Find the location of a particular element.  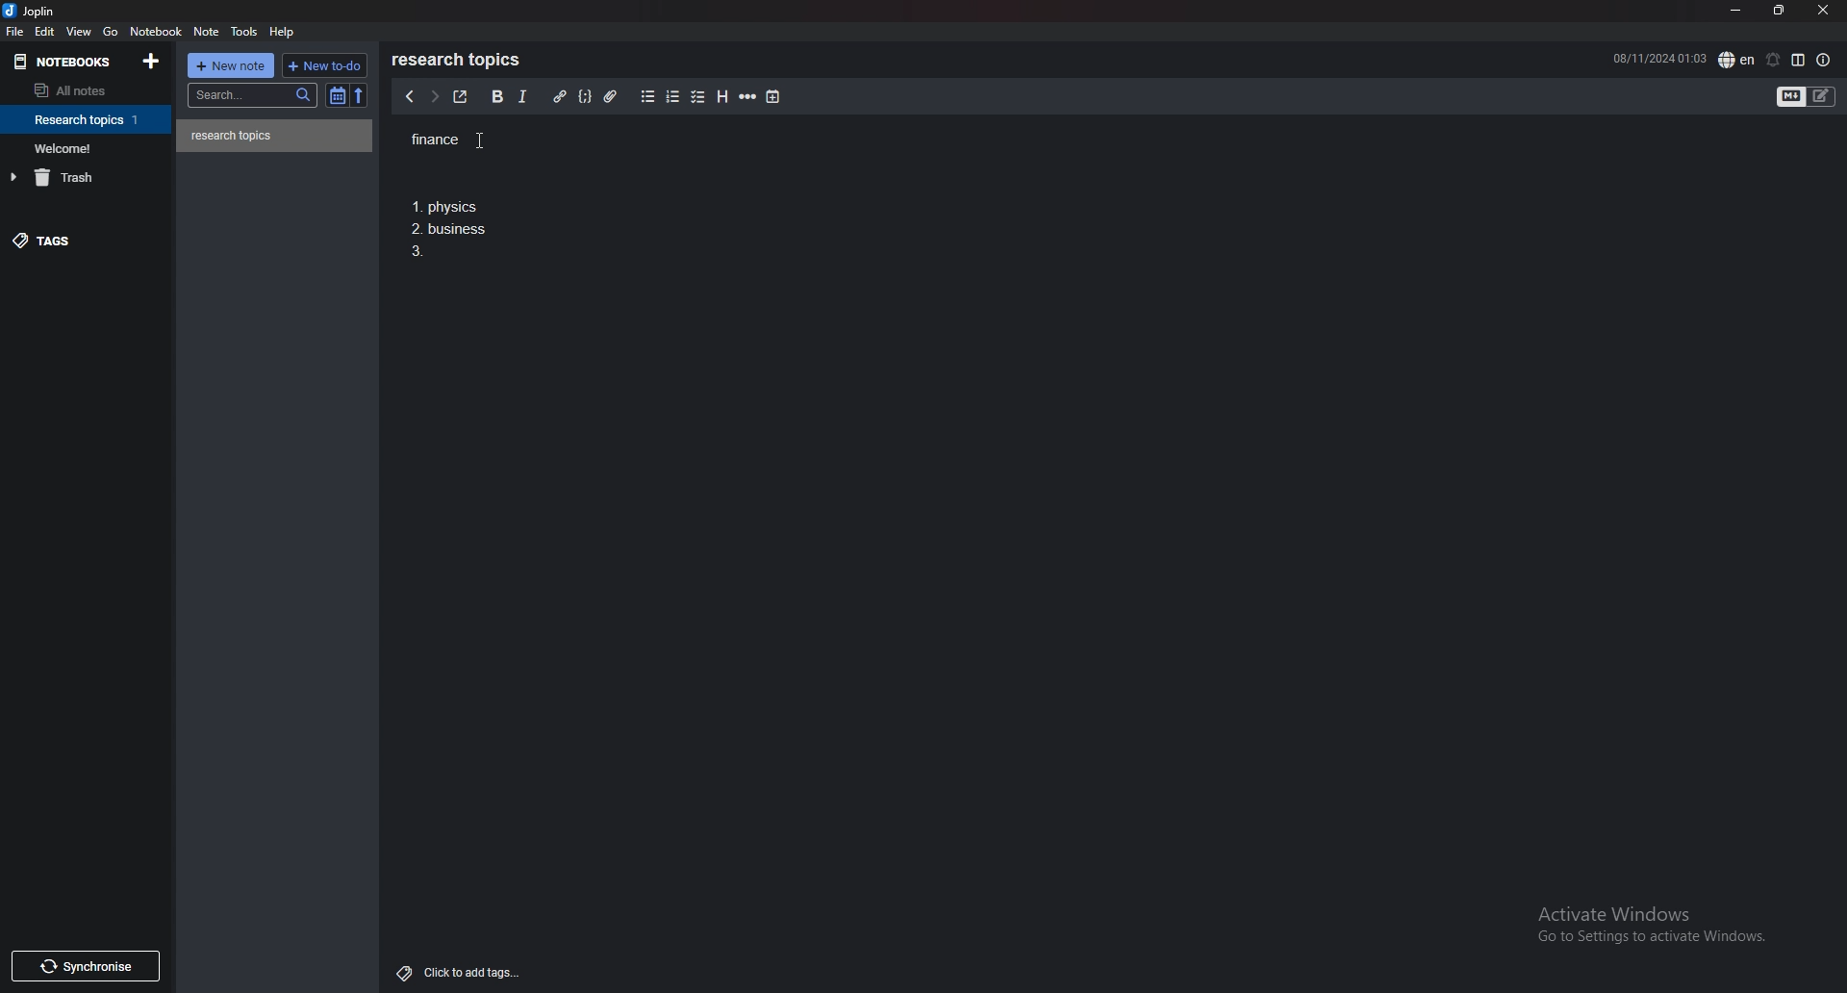

spell check is located at coordinates (1736, 59).